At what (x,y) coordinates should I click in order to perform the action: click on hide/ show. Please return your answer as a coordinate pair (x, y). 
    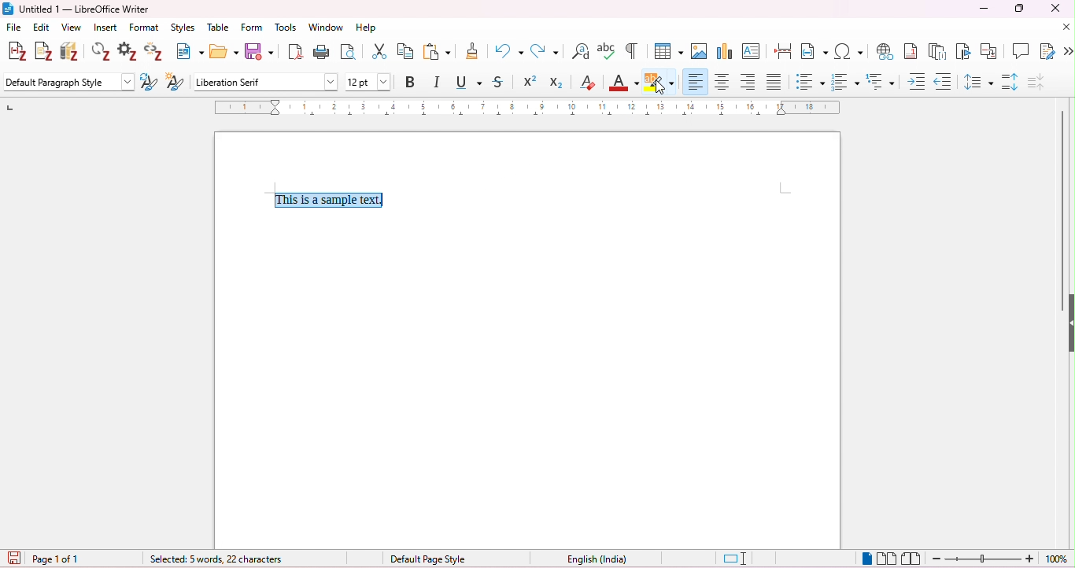
    Looking at the image, I should click on (1068, 324).